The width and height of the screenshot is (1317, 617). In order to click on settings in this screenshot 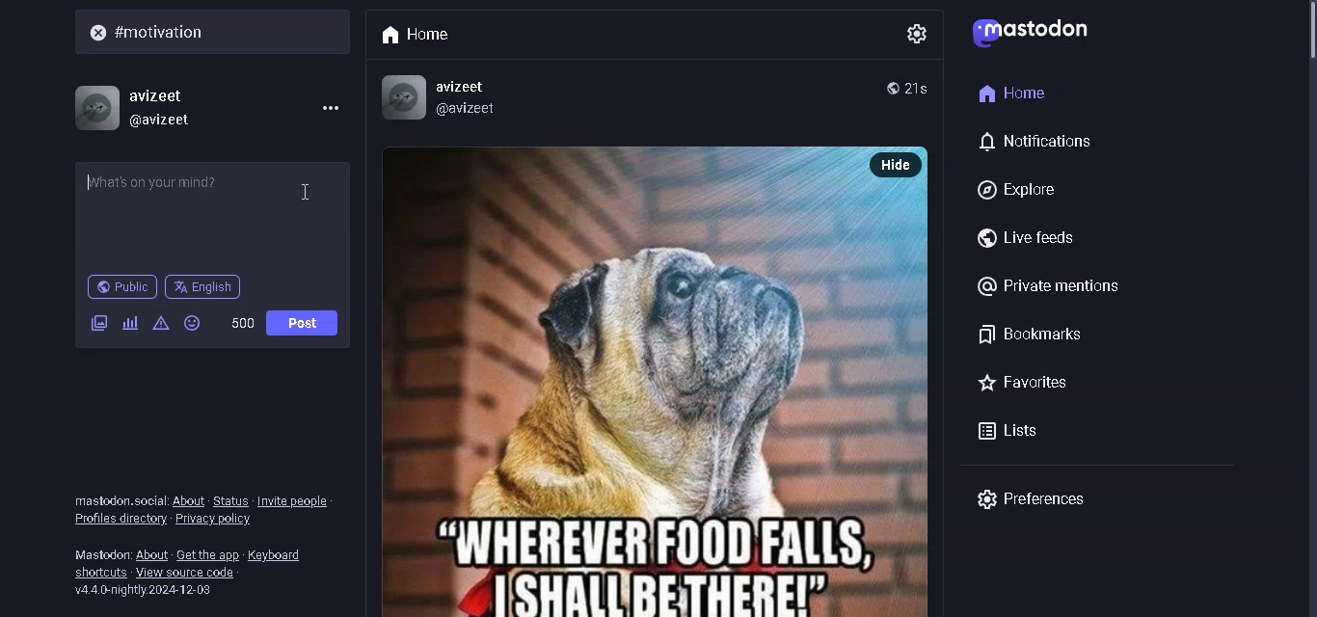, I will do `click(914, 30)`.